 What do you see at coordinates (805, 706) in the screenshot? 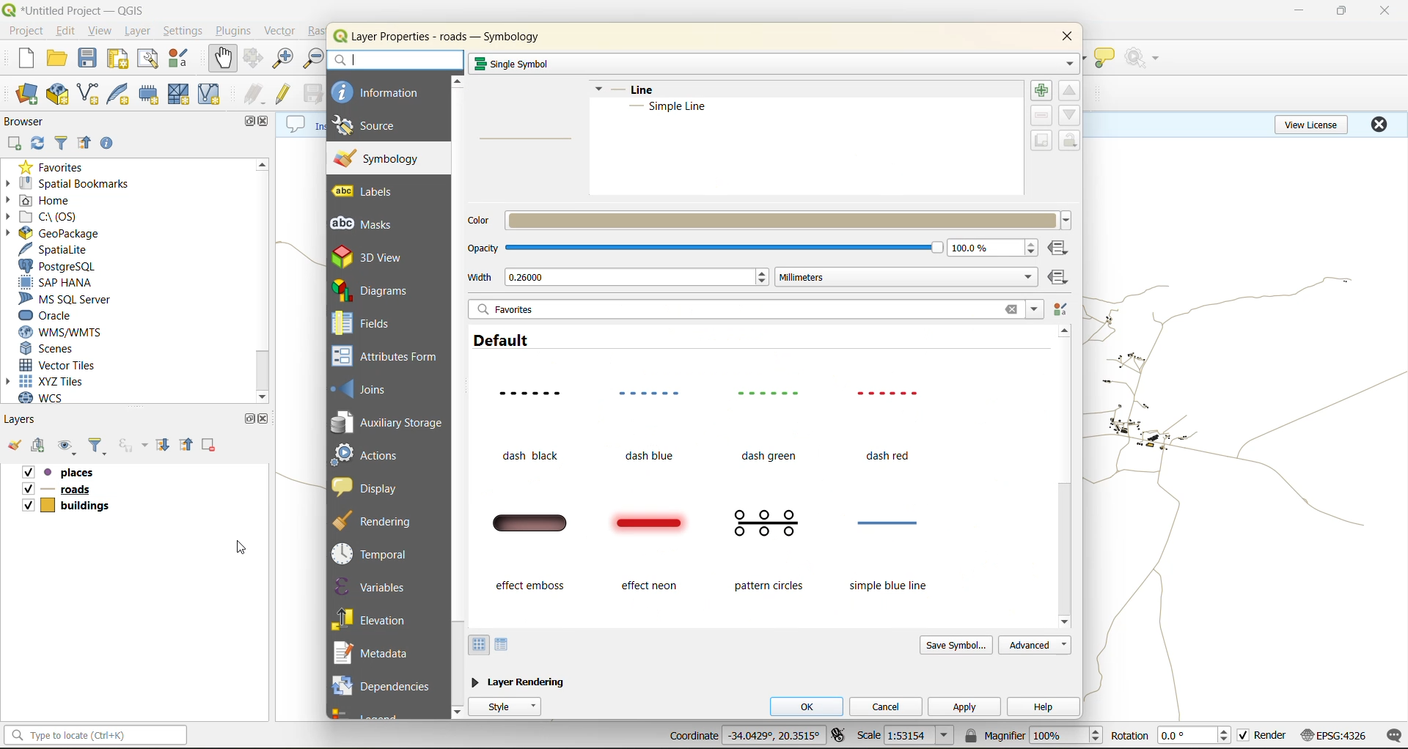
I see `ok` at bounding box center [805, 706].